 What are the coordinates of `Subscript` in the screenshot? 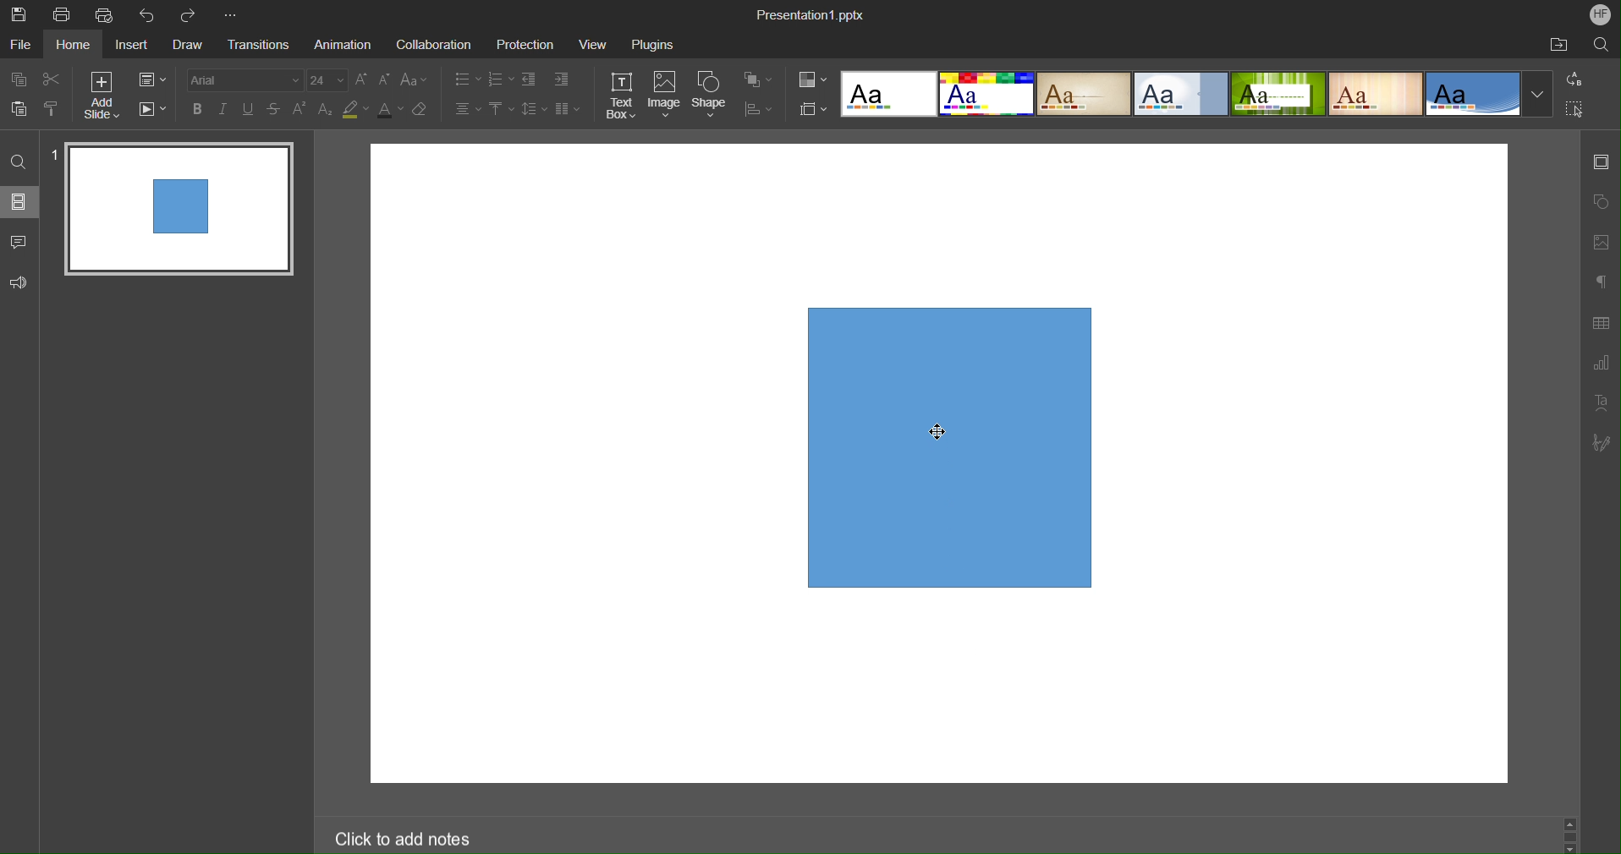 It's located at (326, 109).